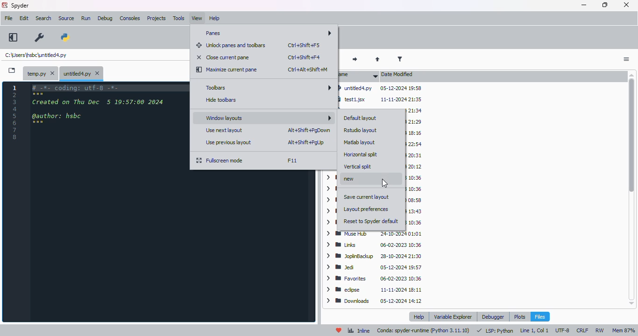 The width and height of the screenshot is (638, 336). What do you see at coordinates (220, 161) in the screenshot?
I see `fullscreen mode` at bounding box center [220, 161].